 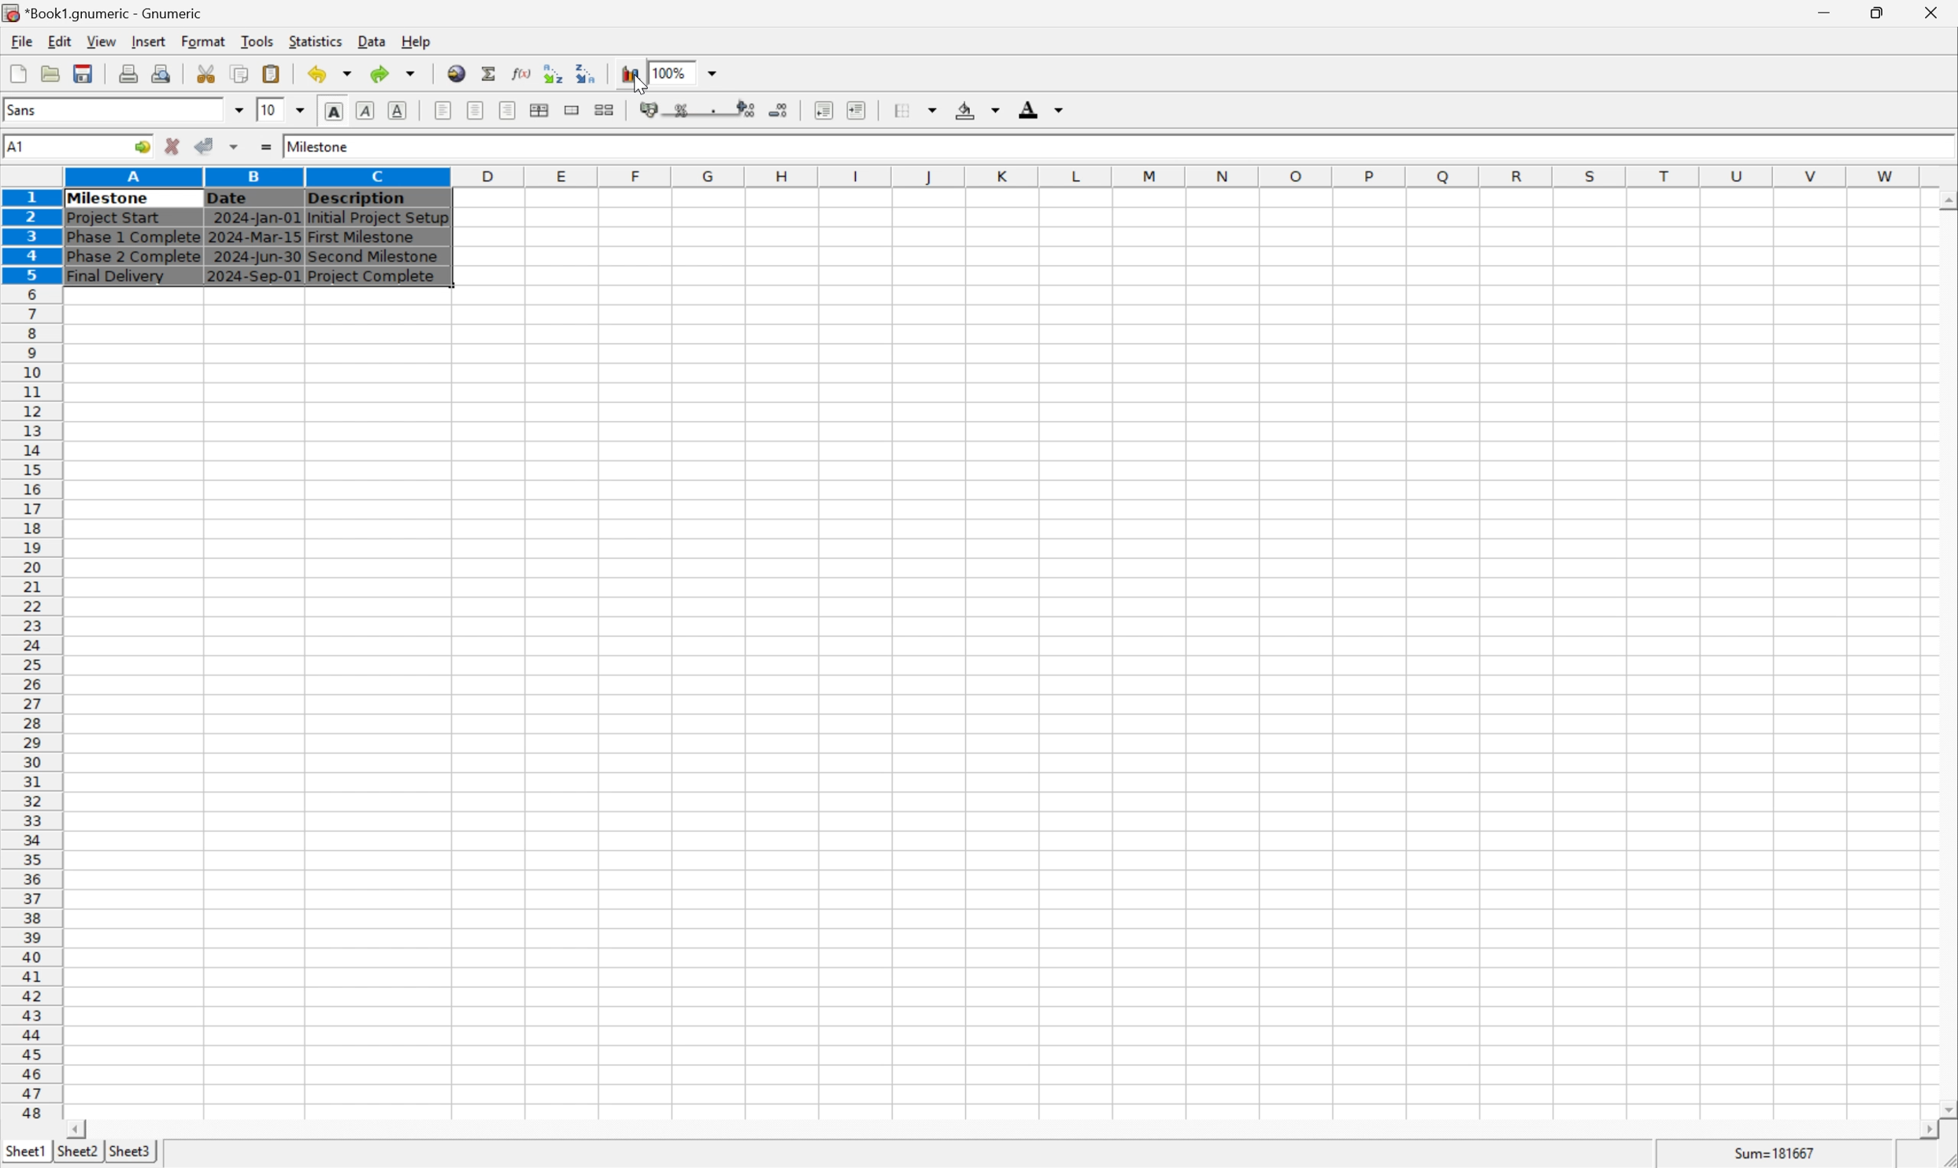 I want to click on go to, so click(x=139, y=147).